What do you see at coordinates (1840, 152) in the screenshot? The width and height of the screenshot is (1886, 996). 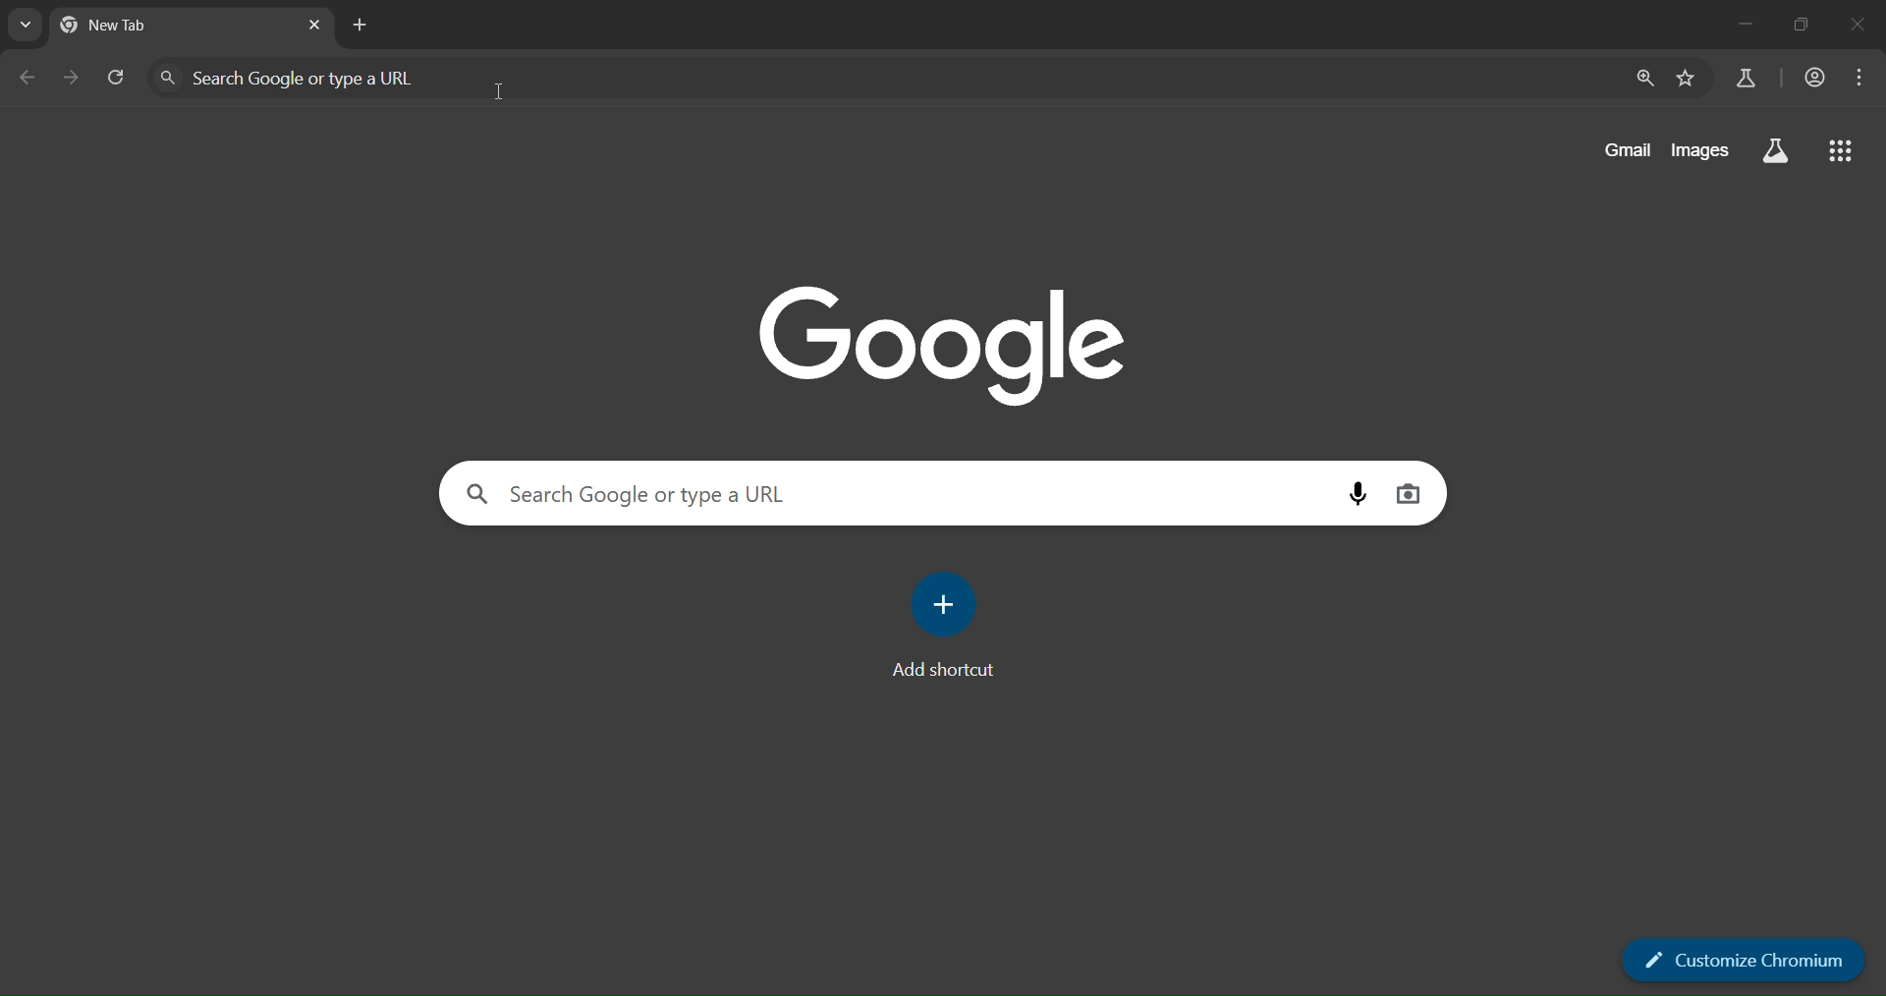 I see `google apps` at bounding box center [1840, 152].